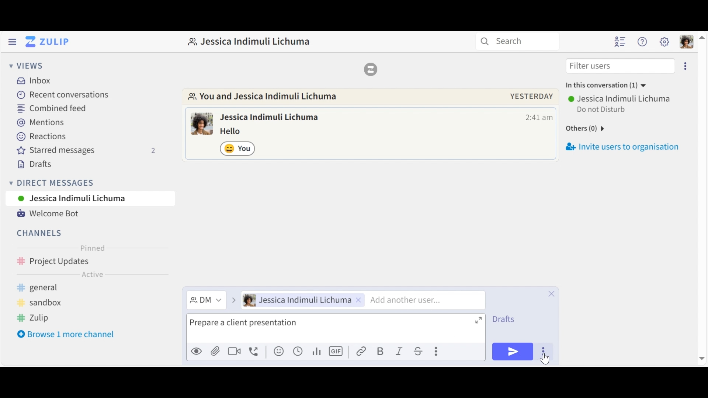 The width and height of the screenshot is (708, 398). I want to click on Channel, so click(40, 233).